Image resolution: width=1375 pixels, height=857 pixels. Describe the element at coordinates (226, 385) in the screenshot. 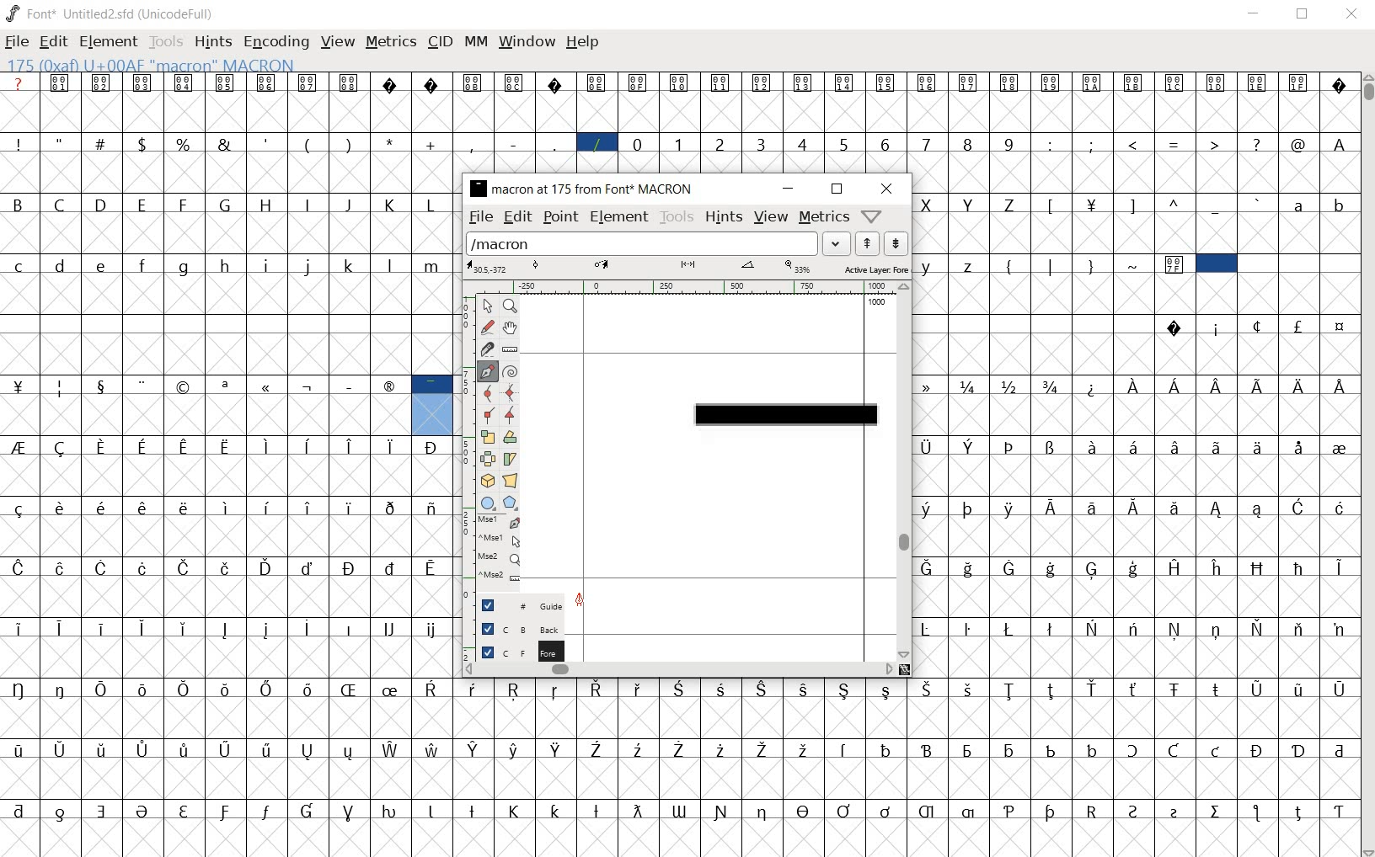

I see `Symbol` at that location.